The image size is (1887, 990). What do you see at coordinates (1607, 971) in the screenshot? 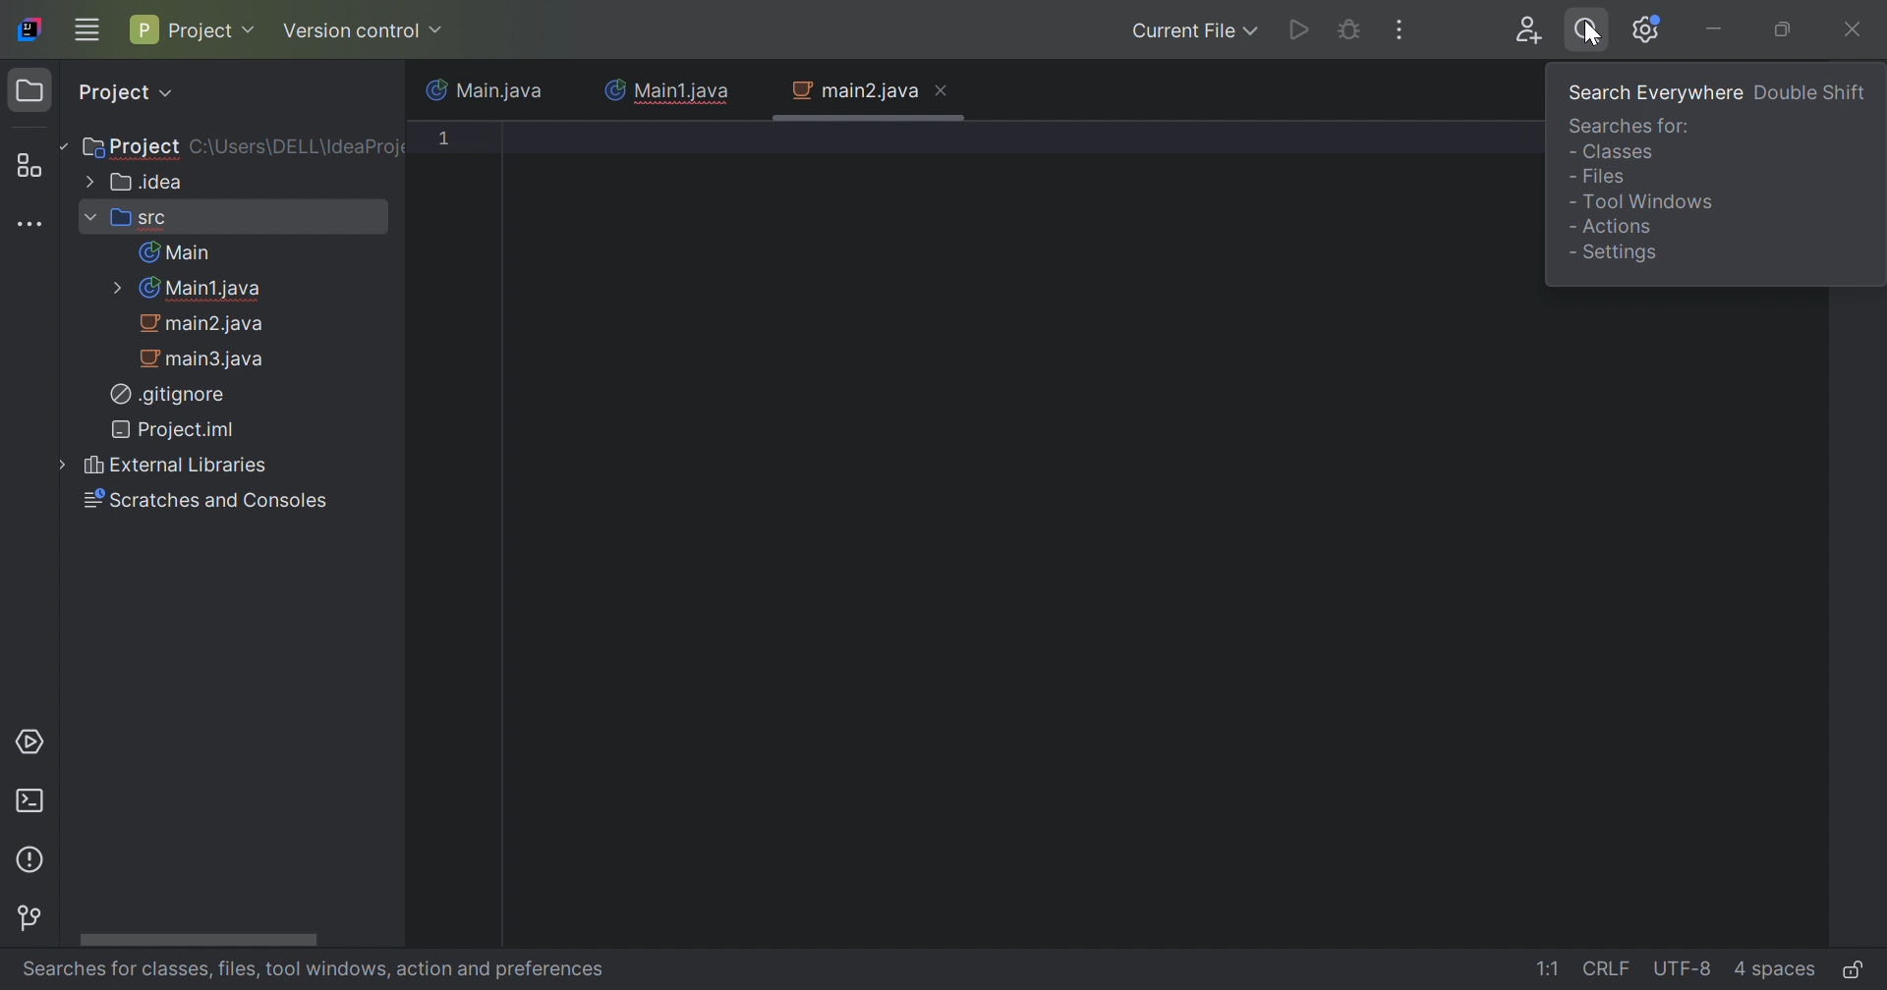
I see `CRLF` at bounding box center [1607, 971].